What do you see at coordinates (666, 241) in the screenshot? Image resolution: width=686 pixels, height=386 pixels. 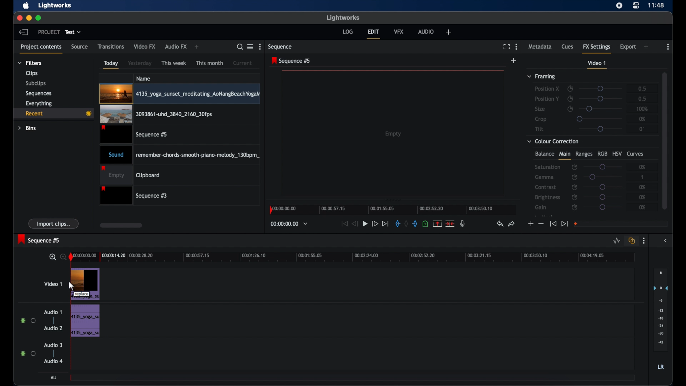 I see `sidebar` at bounding box center [666, 241].